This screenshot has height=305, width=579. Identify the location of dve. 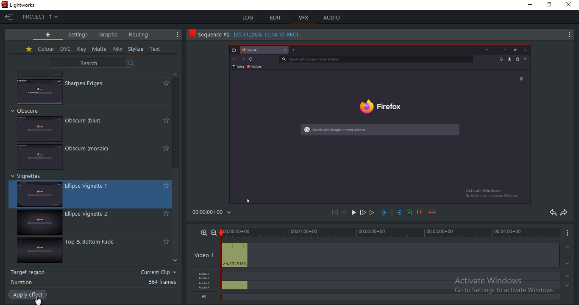
(65, 49).